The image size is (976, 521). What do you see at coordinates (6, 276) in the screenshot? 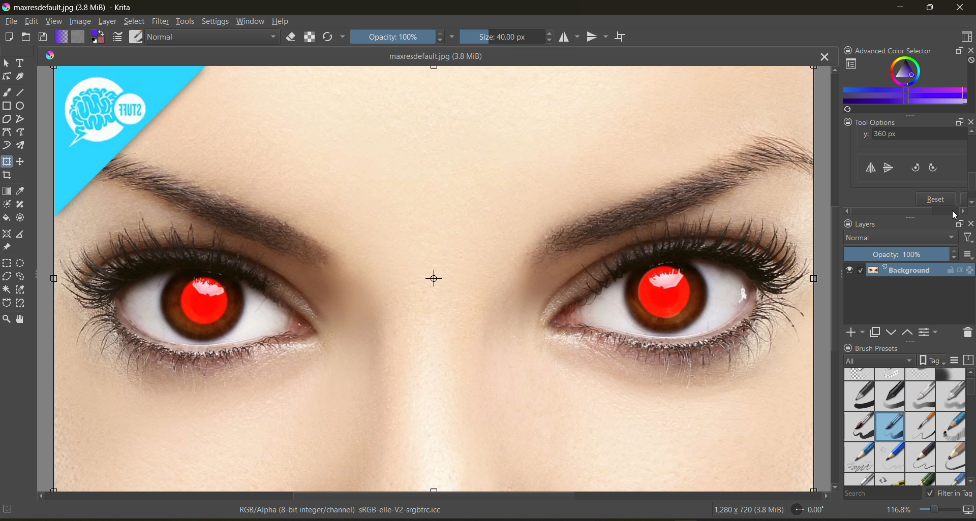
I see `tool` at bounding box center [6, 276].